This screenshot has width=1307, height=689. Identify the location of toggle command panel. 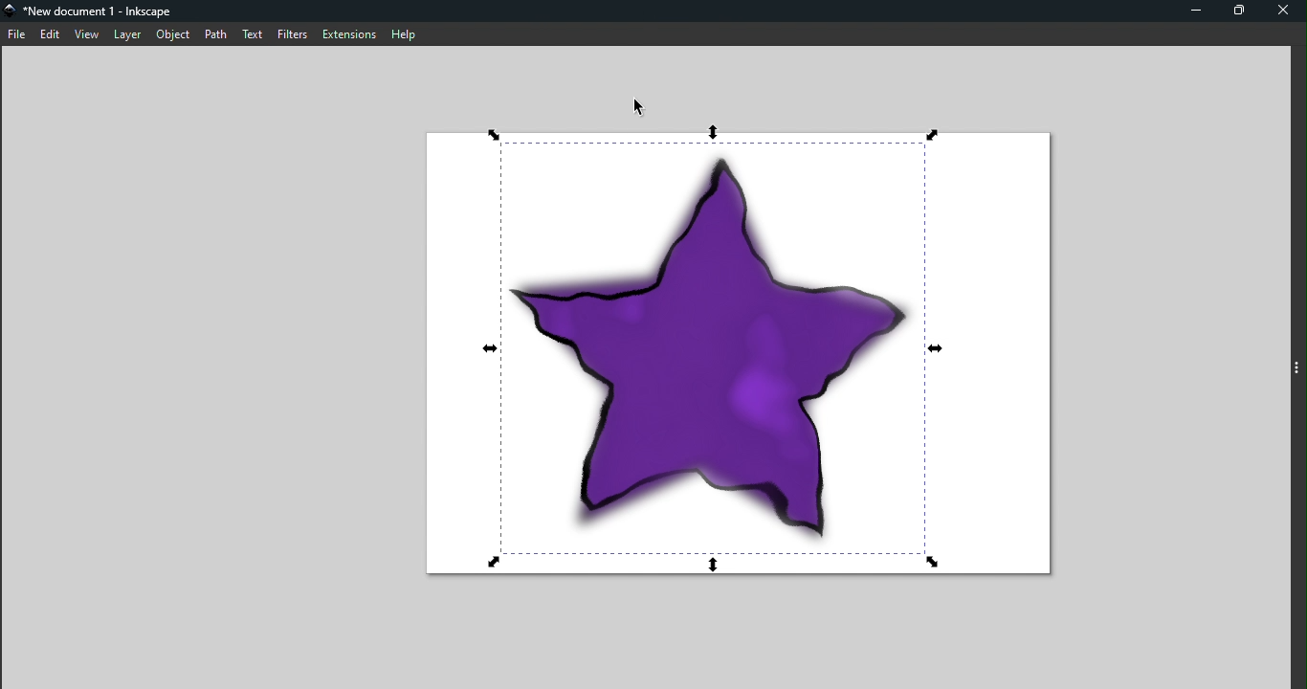
(1296, 367).